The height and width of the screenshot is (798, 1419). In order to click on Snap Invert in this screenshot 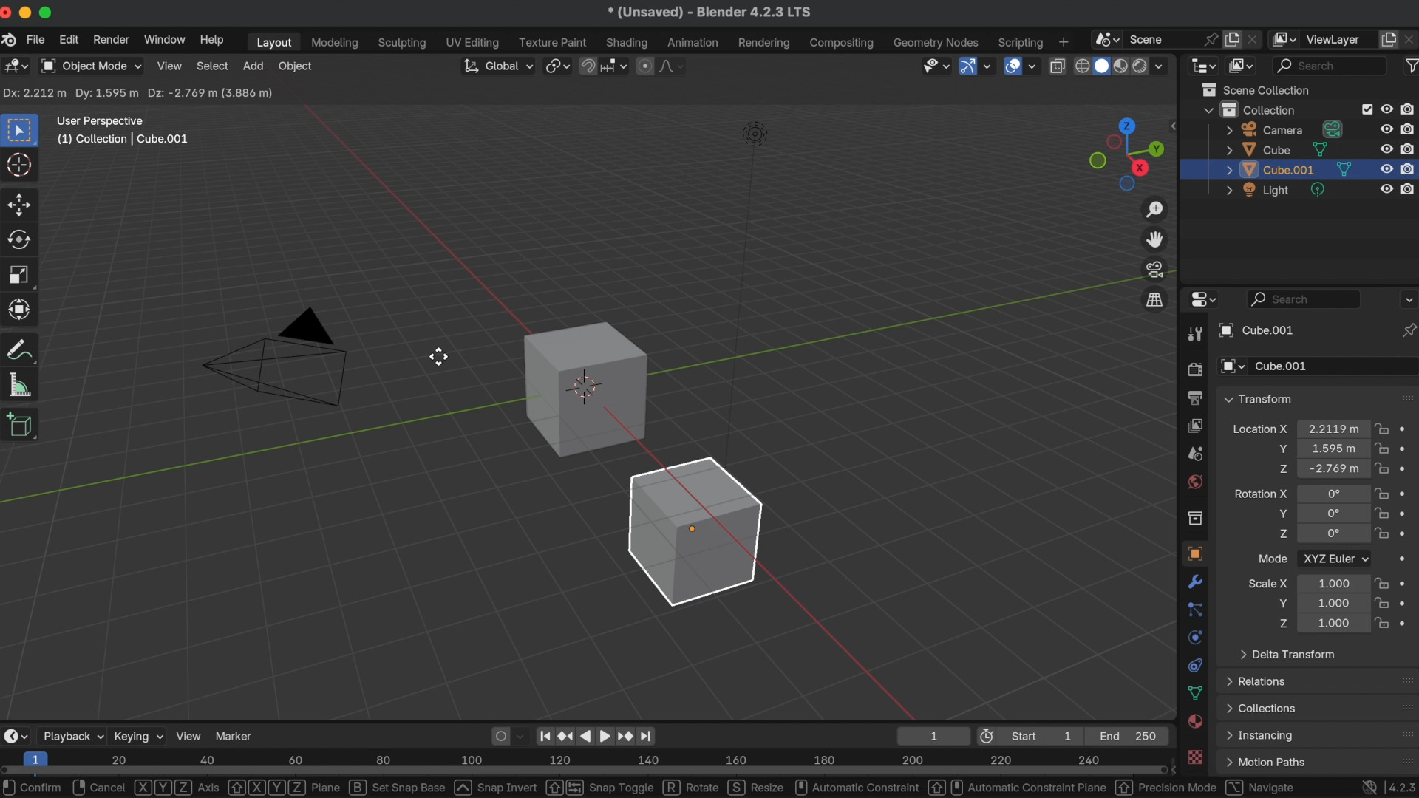, I will do `click(497, 787)`.